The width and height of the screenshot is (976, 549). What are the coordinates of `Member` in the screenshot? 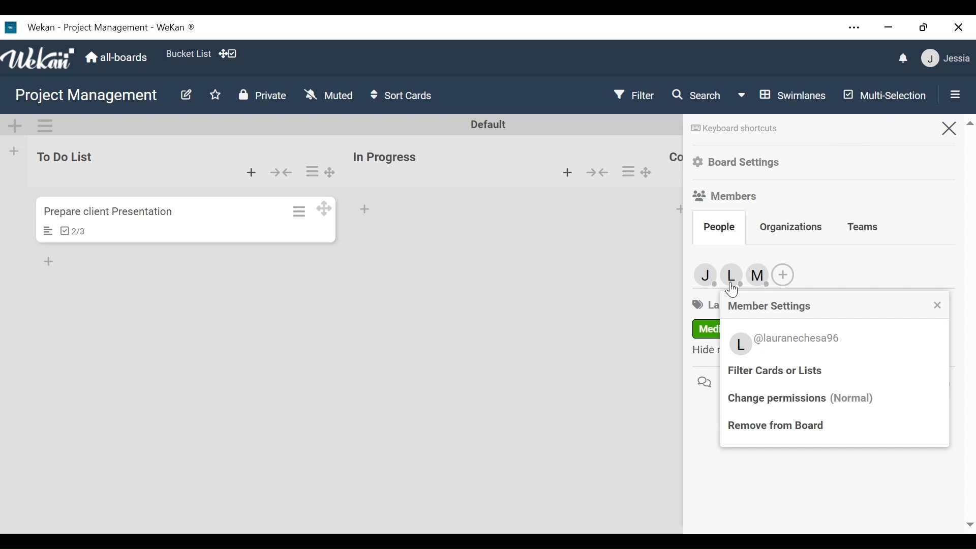 It's located at (947, 57).